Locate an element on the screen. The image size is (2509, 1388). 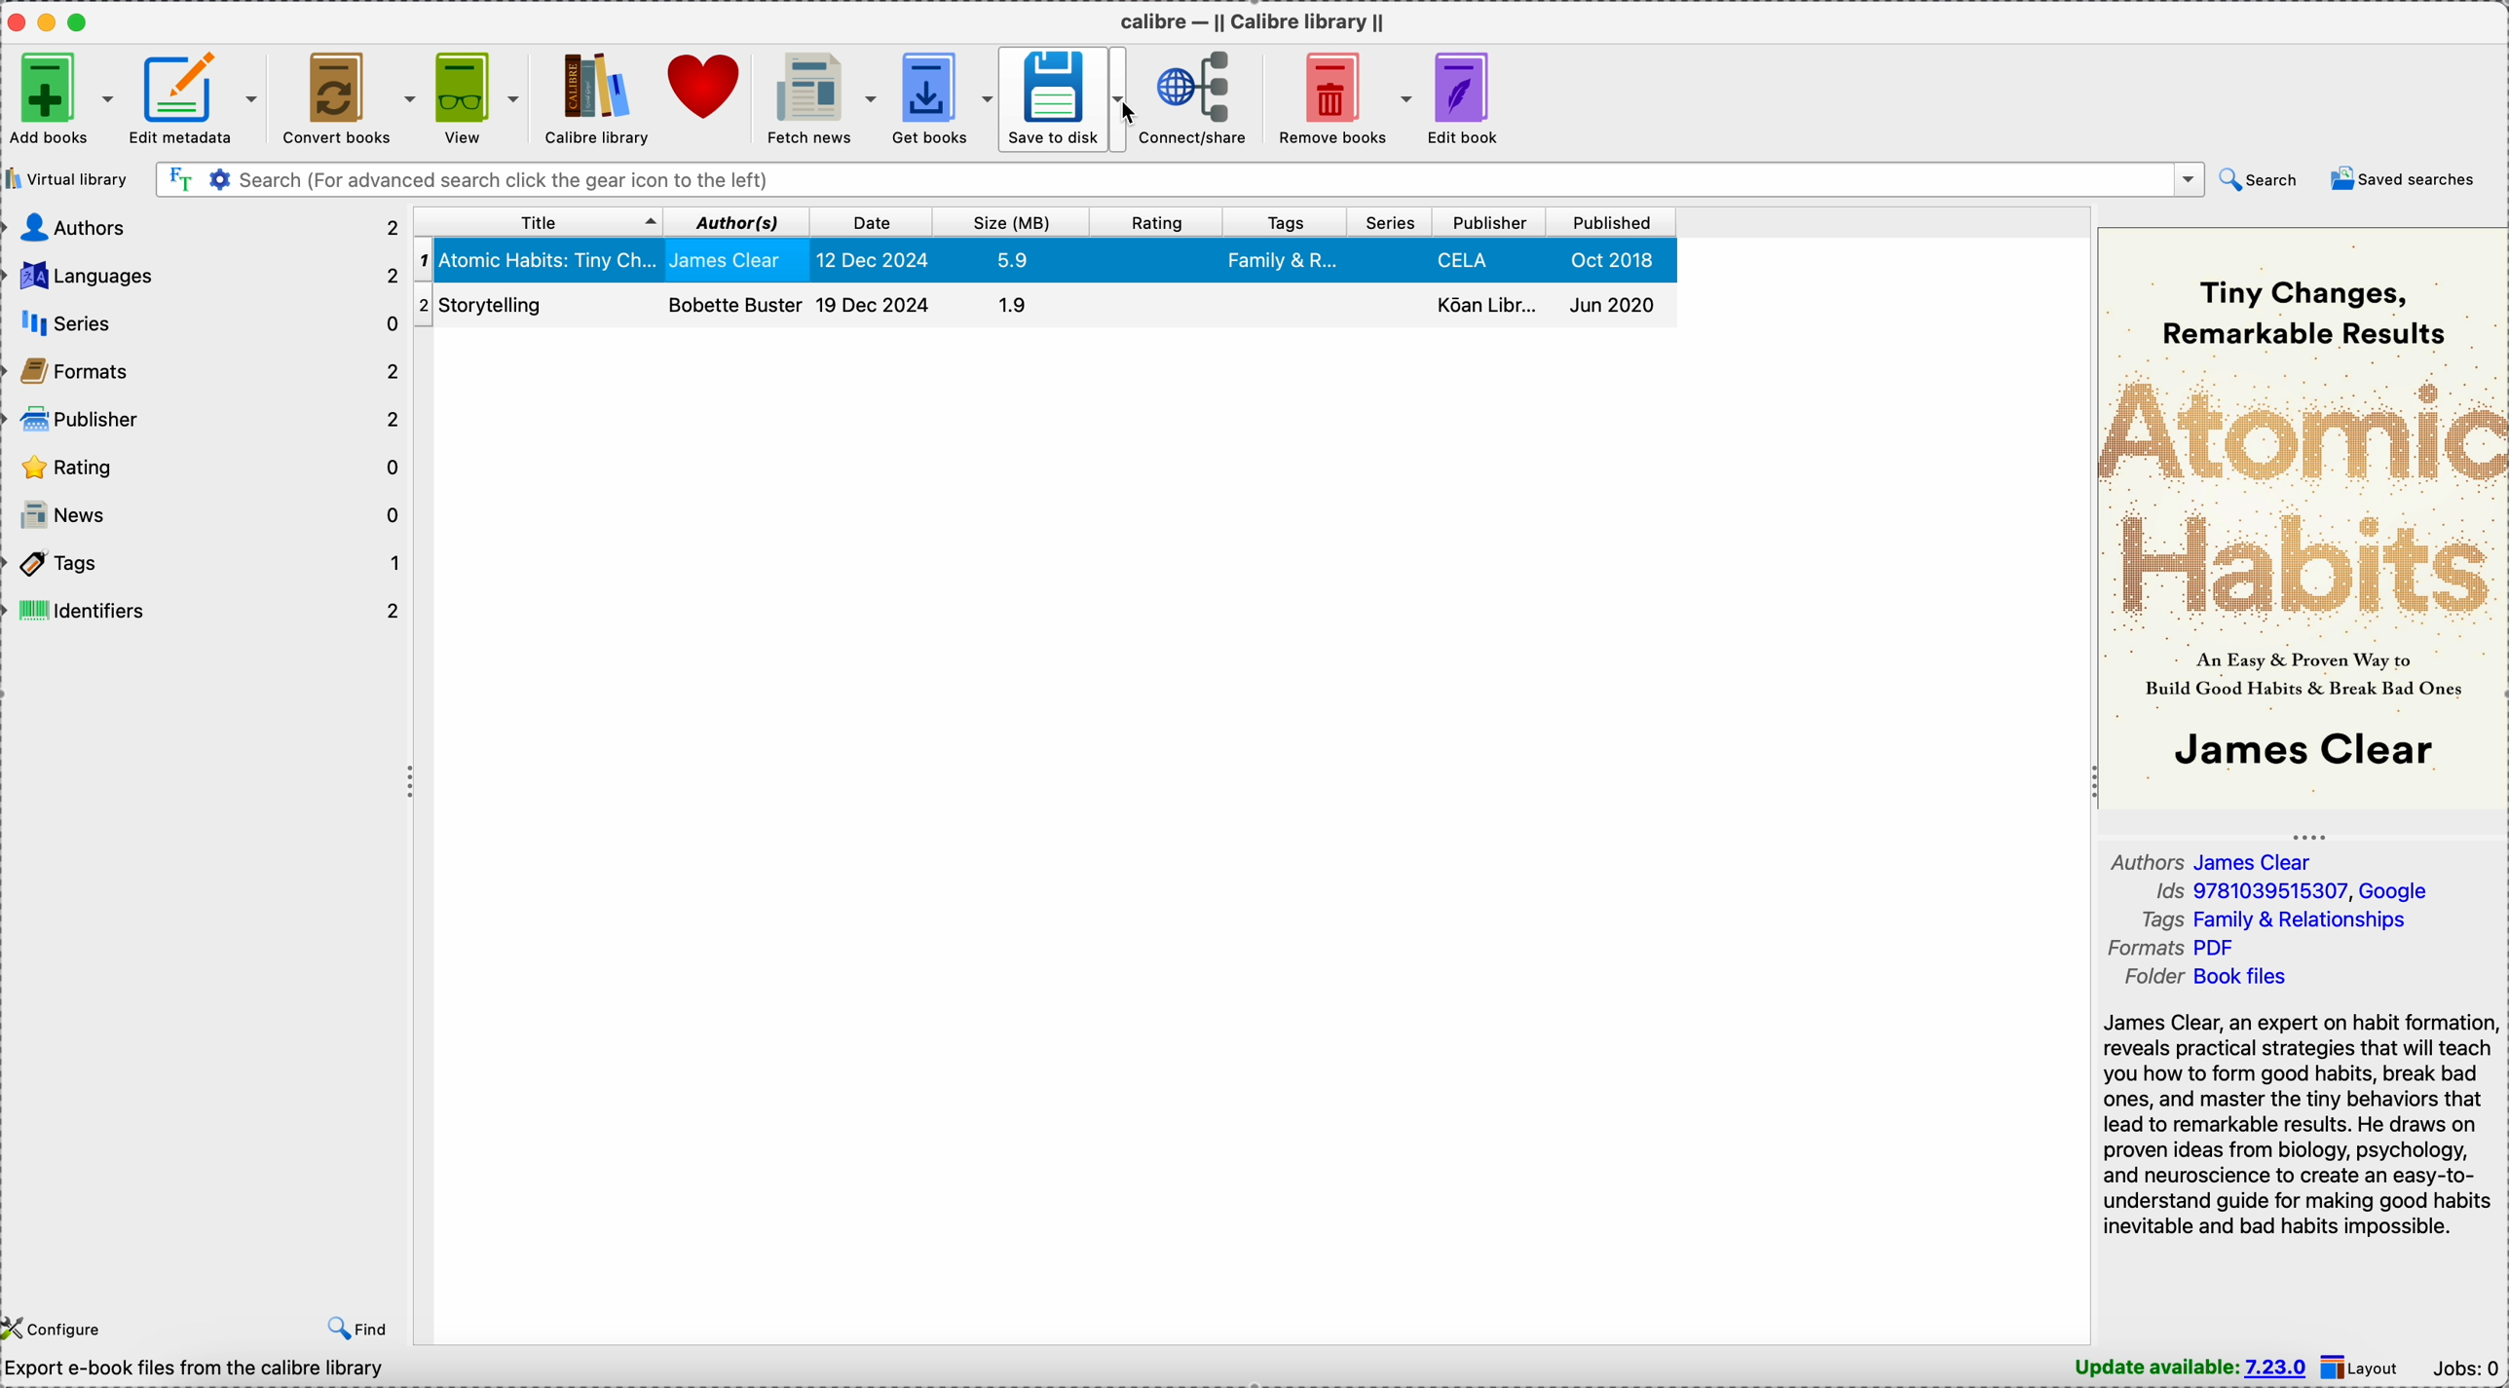
remove books is located at coordinates (1340, 96).